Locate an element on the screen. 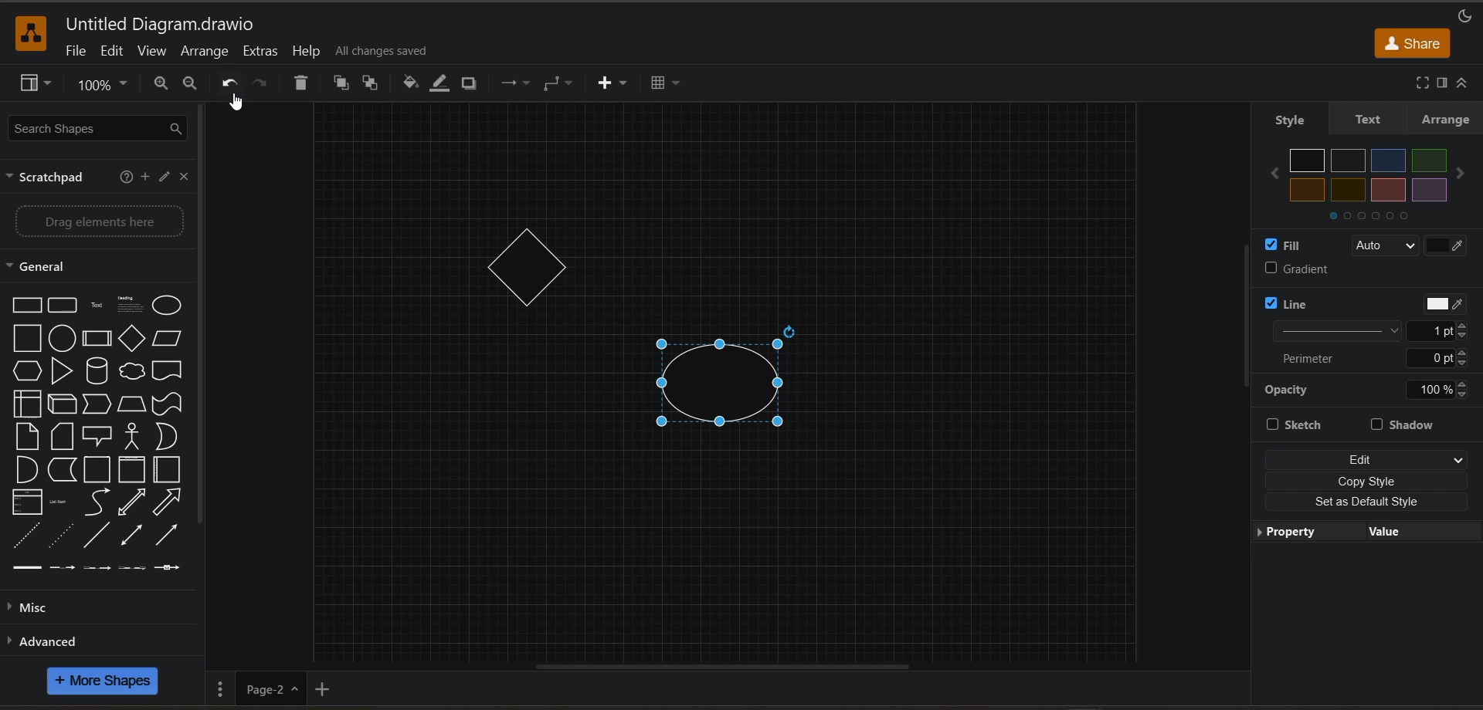 Image resolution: width=1483 pixels, height=710 pixels. Data Storage is located at coordinates (61, 470).